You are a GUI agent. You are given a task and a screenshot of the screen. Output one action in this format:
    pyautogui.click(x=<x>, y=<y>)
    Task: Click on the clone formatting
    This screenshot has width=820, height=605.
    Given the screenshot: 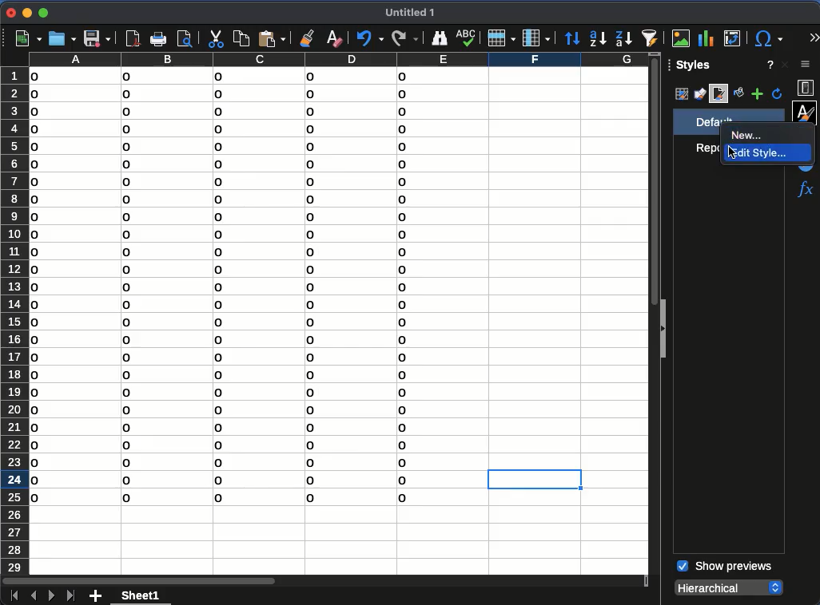 What is the action you would take?
    pyautogui.click(x=307, y=38)
    